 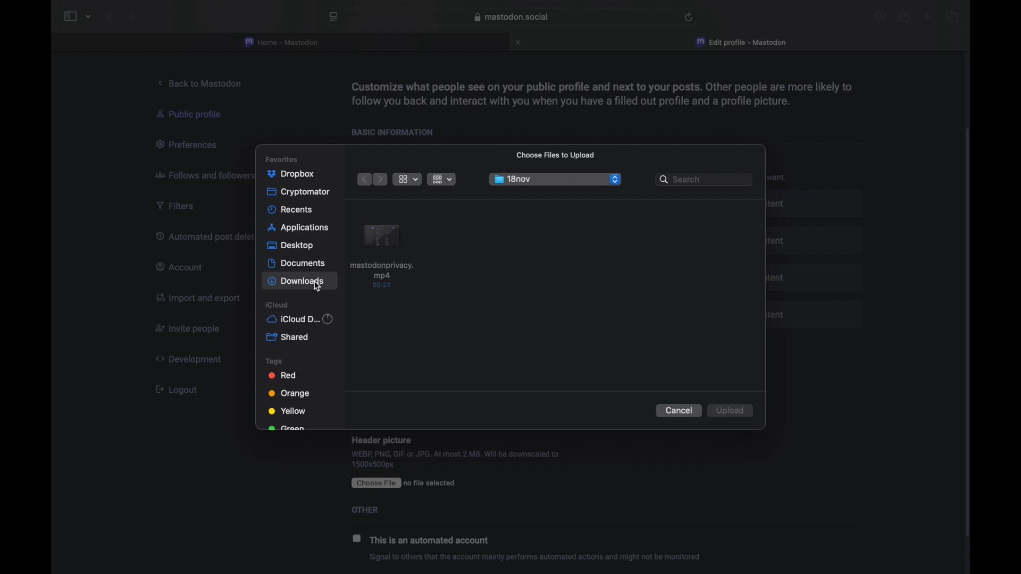 What do you see at coordinates (456, 460) in the screenshot?
I see `WEBP, PNG, GIF or JPG. At most 2 MB. Will be downscaled to
1500x500px` at bounding box center [456, 460].